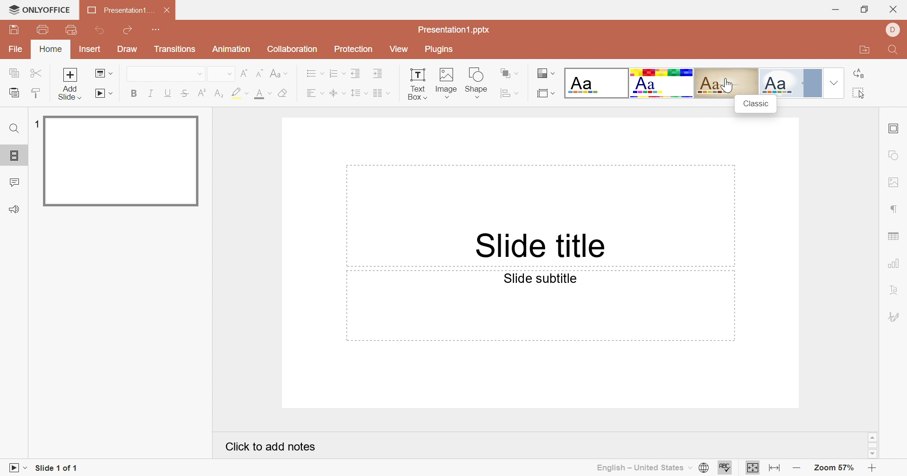 The height and width of the screenshot is (476, 907). I want to click on Drop Down, so click(345, 93).